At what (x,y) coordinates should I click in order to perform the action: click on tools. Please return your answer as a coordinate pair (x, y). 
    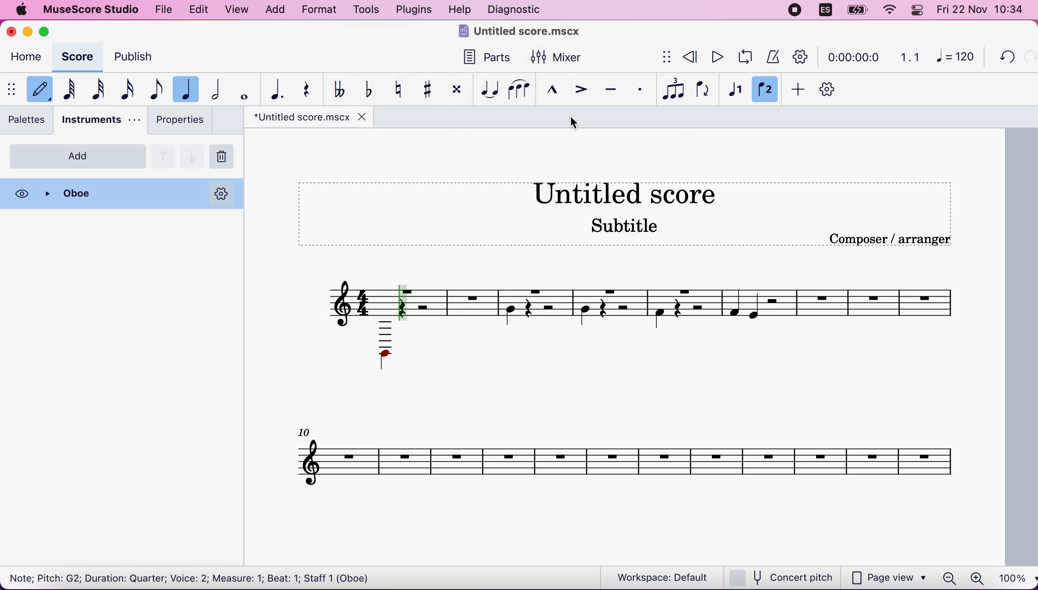
    Looking at the image, I should click on (367, 11).